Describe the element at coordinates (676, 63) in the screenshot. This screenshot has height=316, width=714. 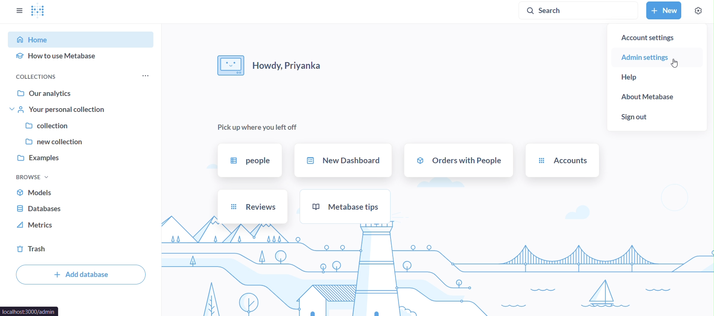
I see `cursor` at that location.